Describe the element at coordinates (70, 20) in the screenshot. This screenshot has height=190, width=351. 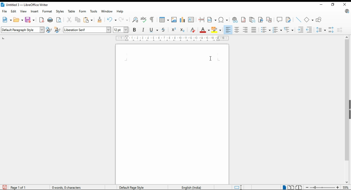
I see `cut` at that location.